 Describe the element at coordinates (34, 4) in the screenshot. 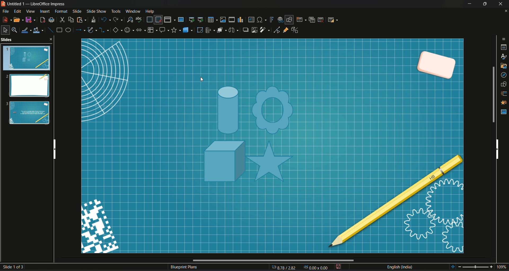

I see `Logo and name` at that location.